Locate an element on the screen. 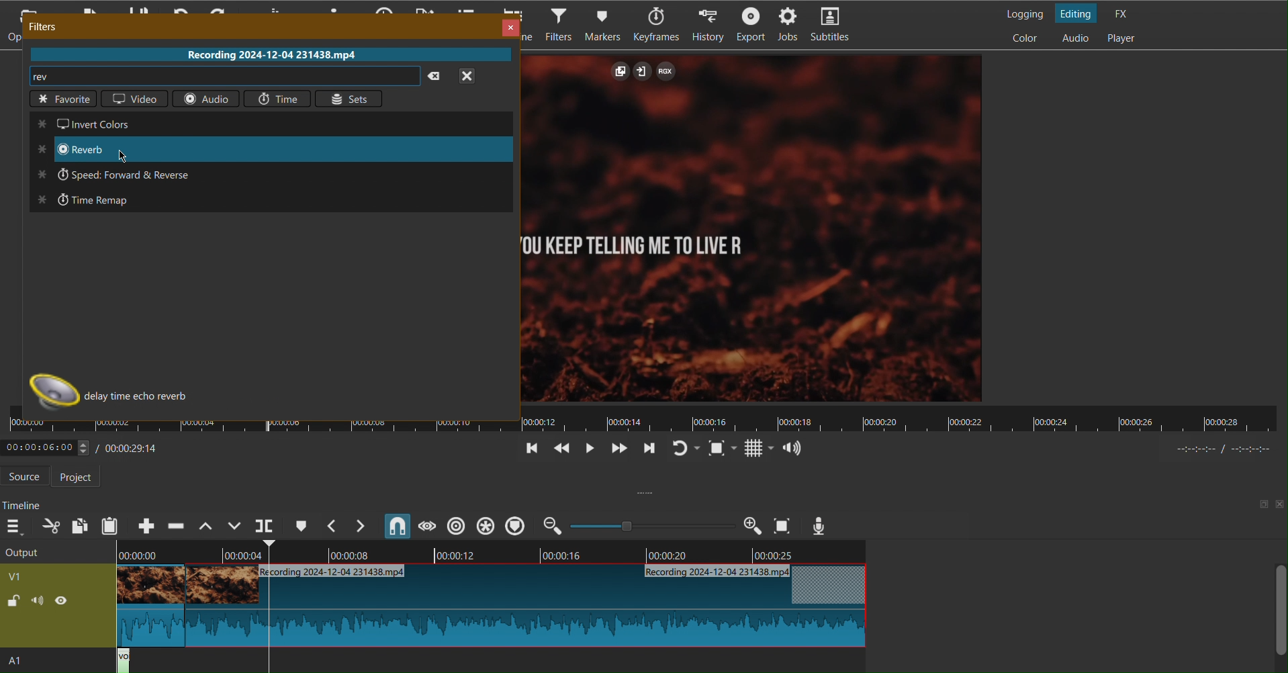 This screenshot has width=1288, height=673. Time Remap is located at coordinates (91, 201).